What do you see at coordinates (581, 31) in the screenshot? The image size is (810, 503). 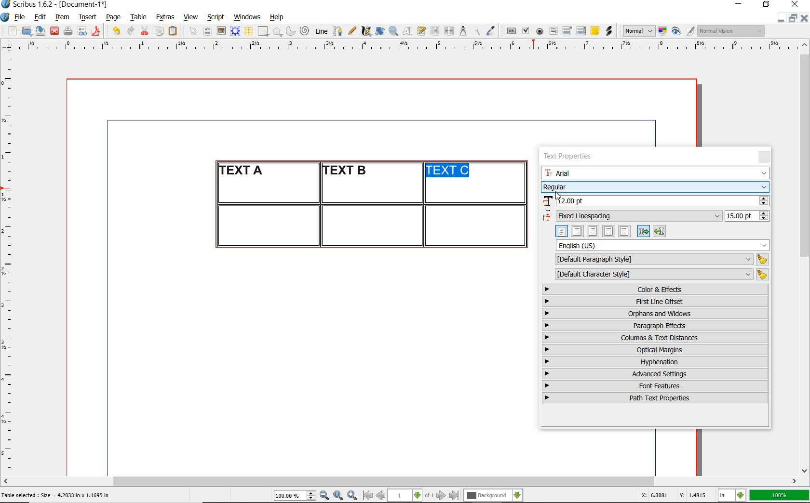 I see `pdf list box` at bounding box center [581, 31].